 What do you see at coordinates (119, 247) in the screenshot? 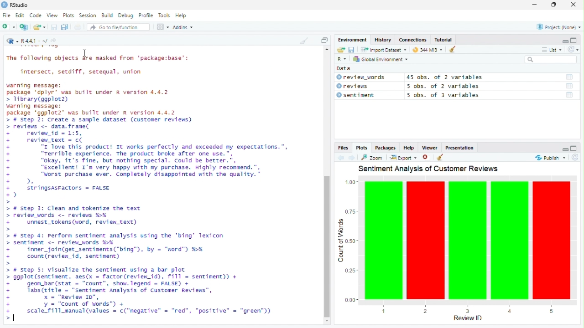
I see `# step 4: perform sentiment analysis using the ‘bing’ lexicon

sentiment <- review words %%
inner_join(get_sentiments("bing"), by = "word") %%
count(revien_id, sentiment)` at bounding box center [119, 247].